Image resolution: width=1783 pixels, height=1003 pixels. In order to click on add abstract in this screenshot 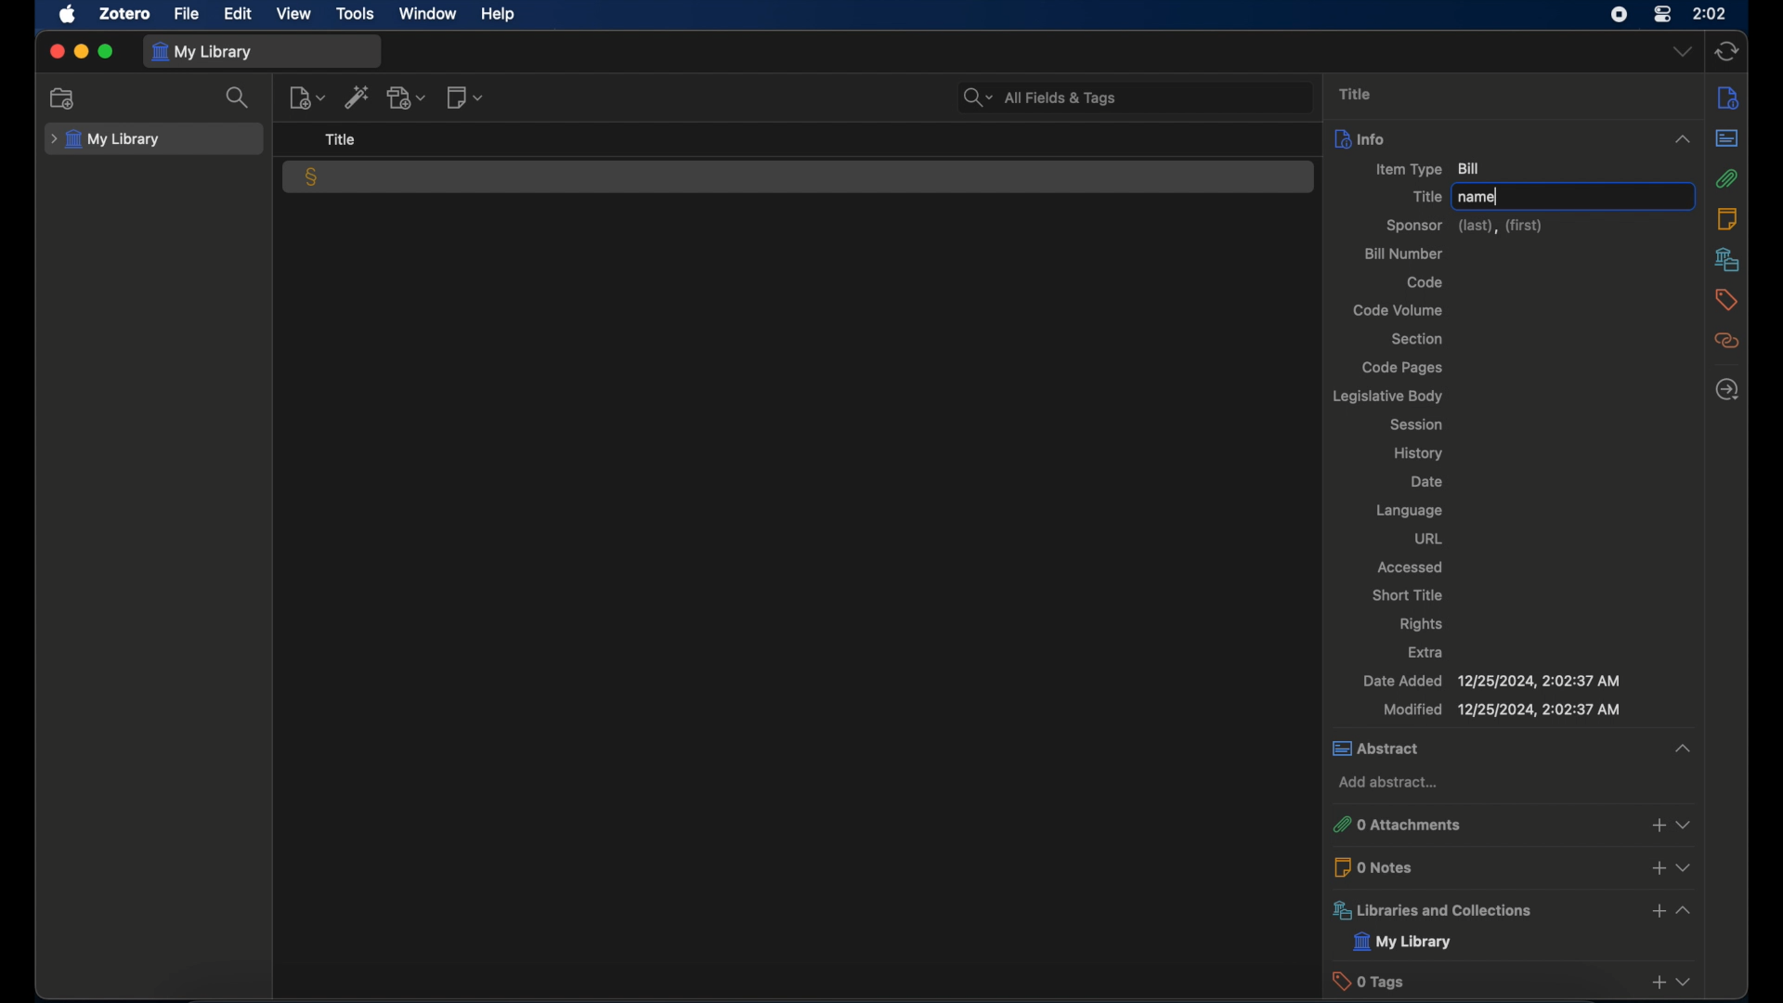, I will do `click(1387, 783)`.